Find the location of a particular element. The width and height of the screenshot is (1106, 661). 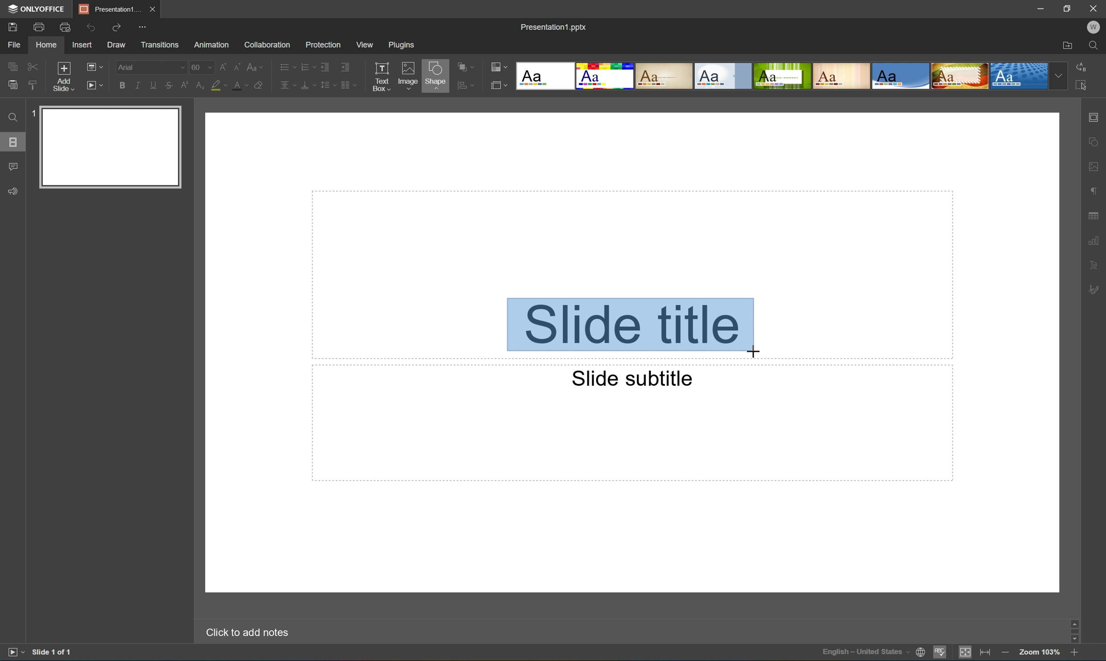

Protection is located at coordinates (322, 44).